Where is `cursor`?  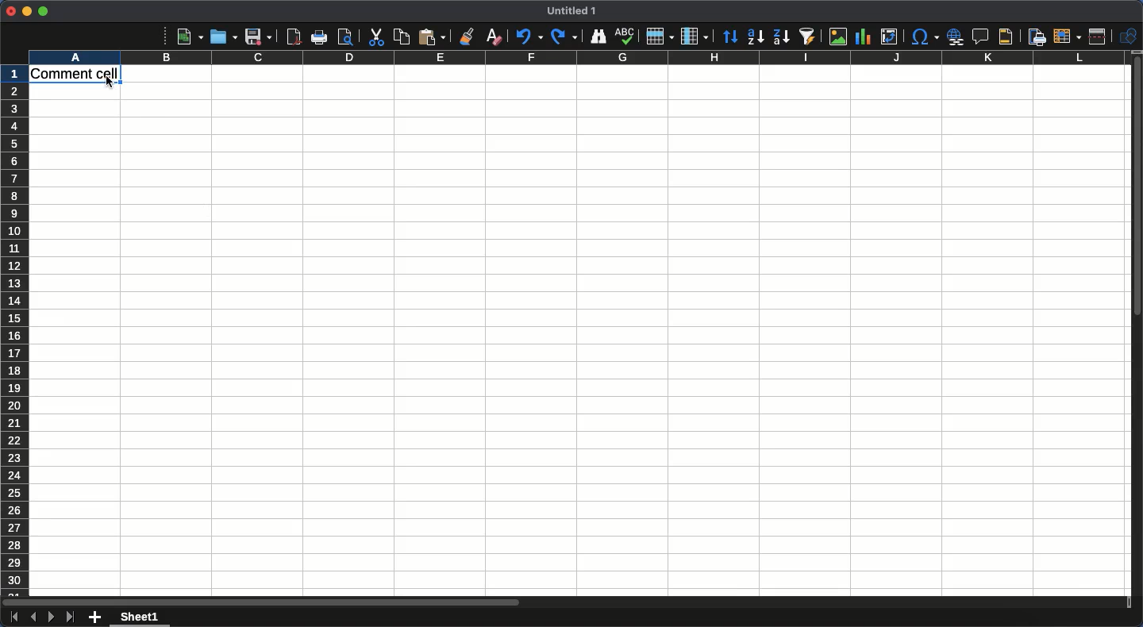
cursor is located at coordinates (114, 85).